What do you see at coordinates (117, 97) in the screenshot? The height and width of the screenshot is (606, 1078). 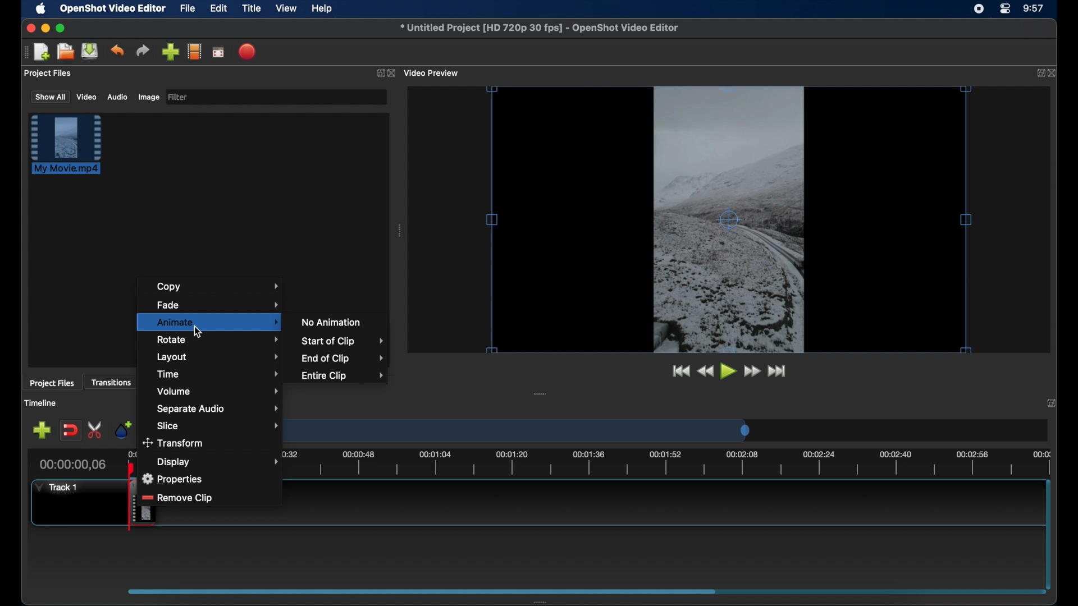 I see `audio` at bounding box center [117, 97].